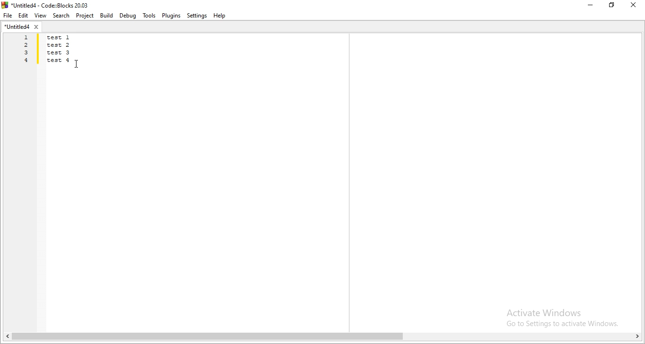 This screenshot has height=344, width=645. I want to click on test 4, so click(59, 60).